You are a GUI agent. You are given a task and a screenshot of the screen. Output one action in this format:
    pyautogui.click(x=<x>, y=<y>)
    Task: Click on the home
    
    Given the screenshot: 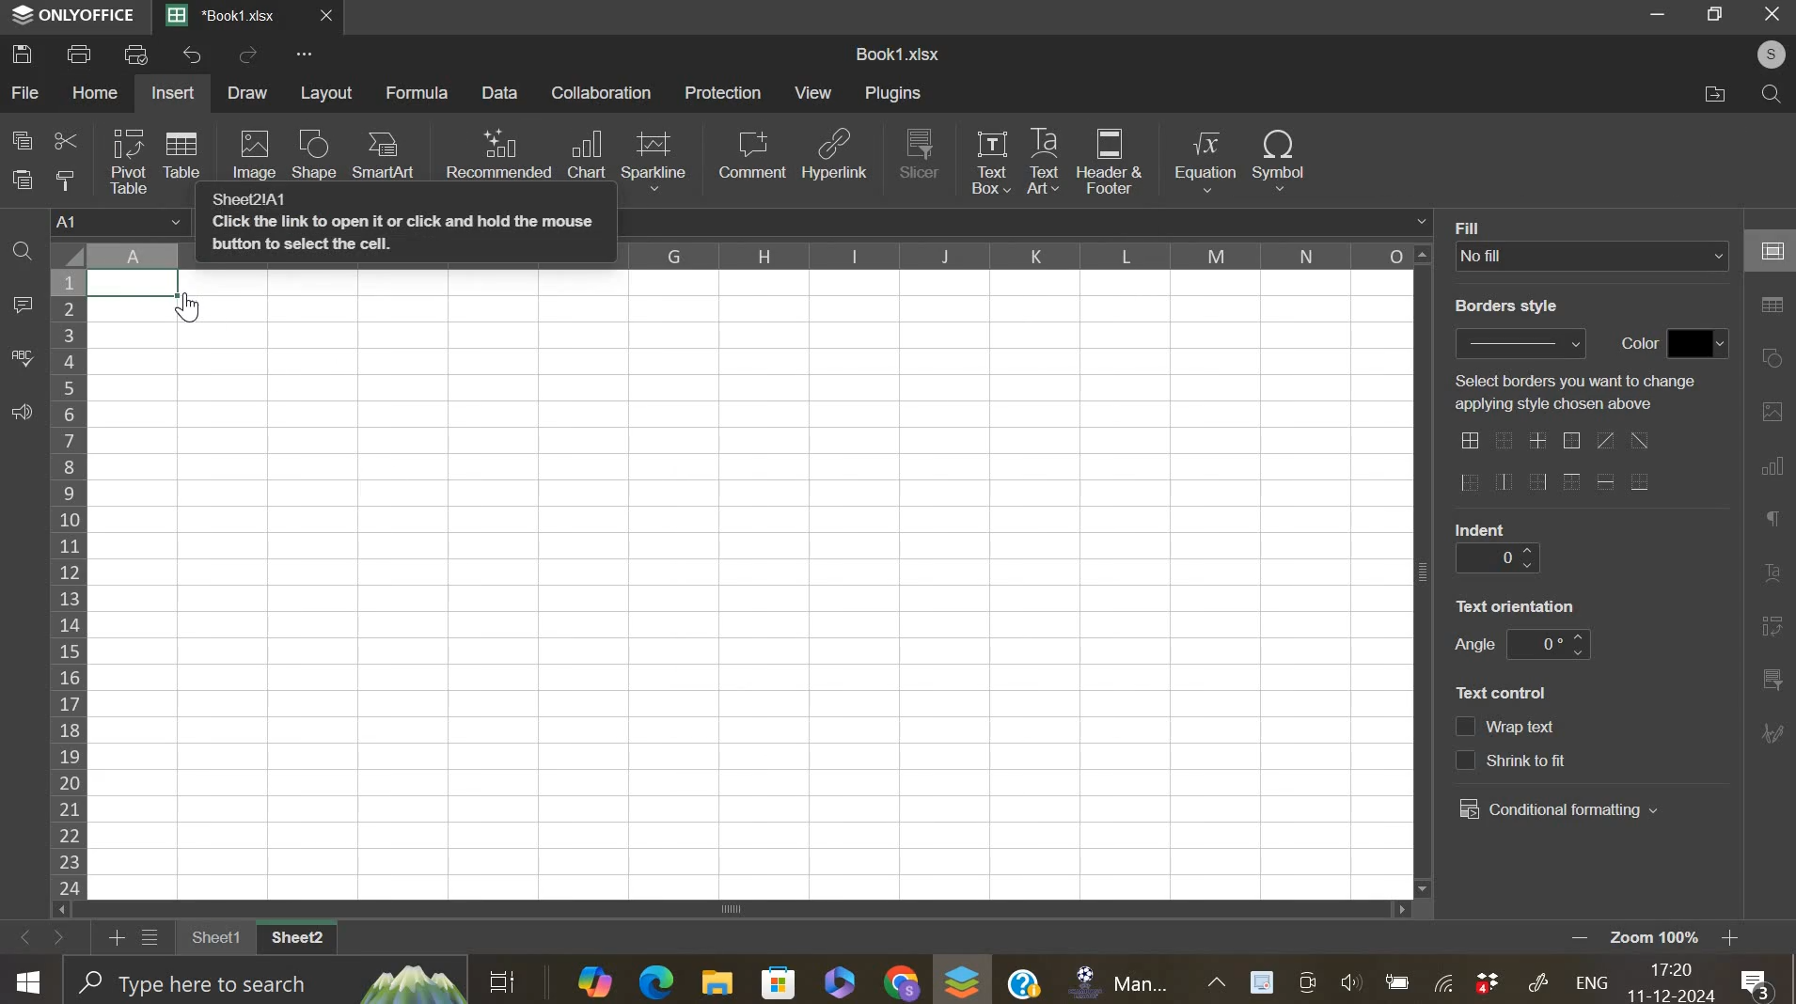 What is the action you would take?
    pyautogui.click(x=93, y=92)
    